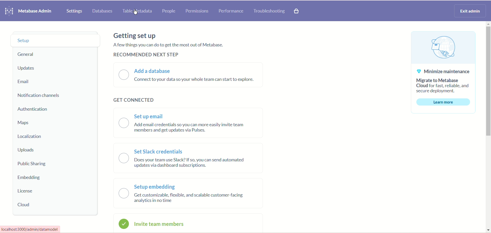 The image size is (491, 233). I want to click on get connected, so click(136, 99).